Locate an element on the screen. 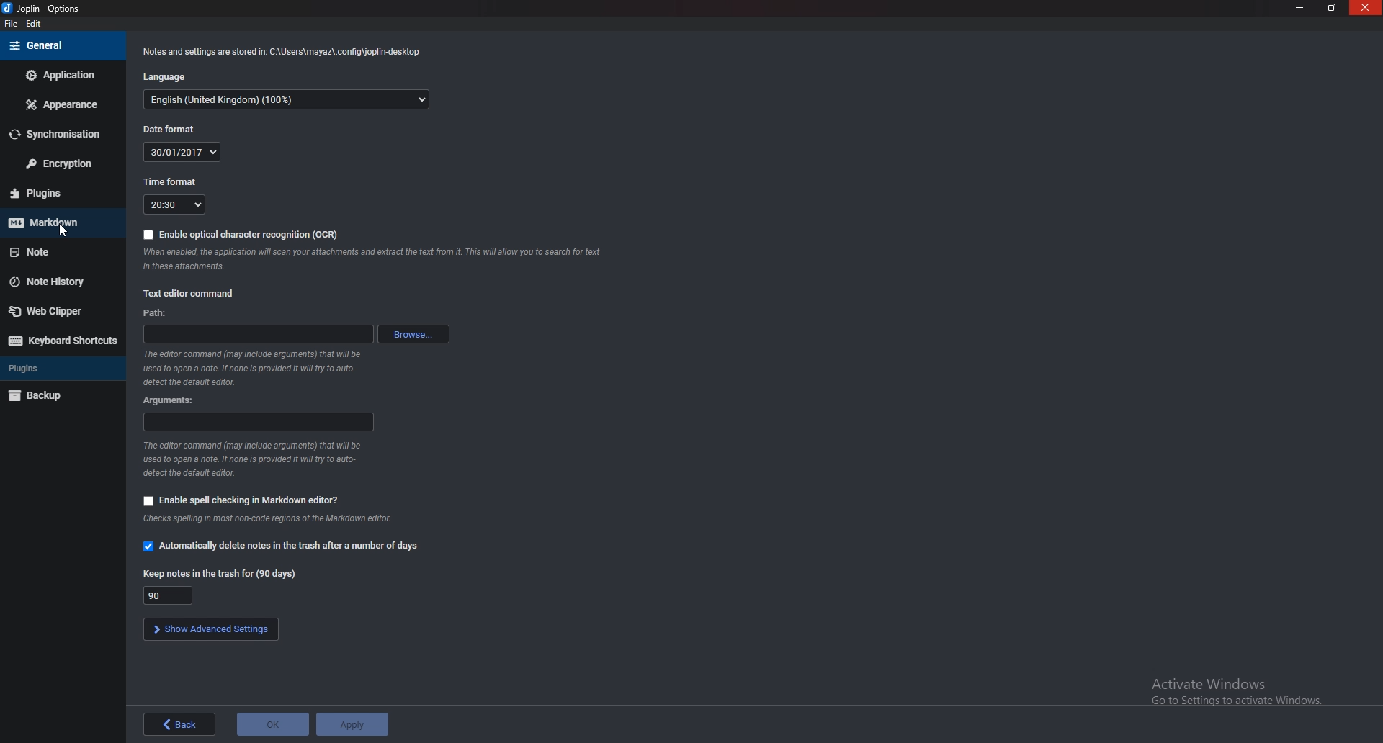  Web clipper is located at coordinates (48, 310).